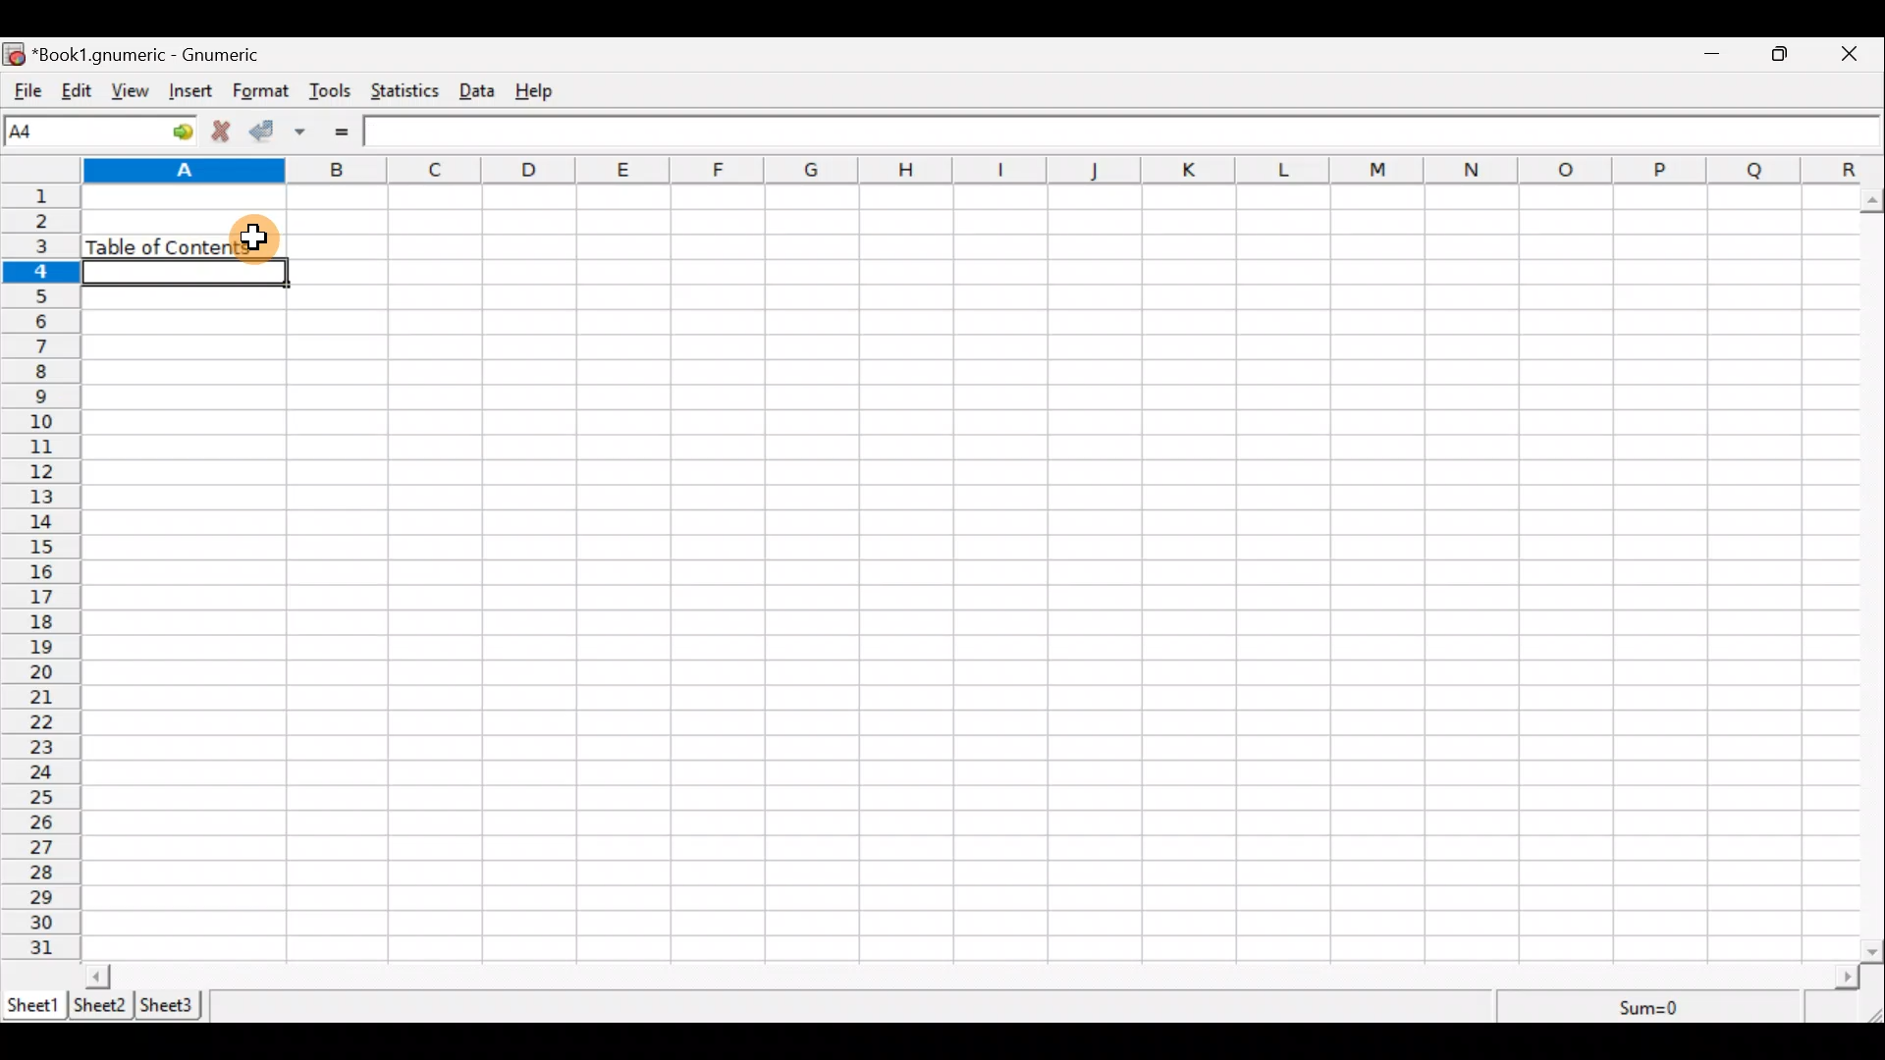 The height and width of the screenshot is (1060, 1885). What do you see at coordinates (1120, 130) in the screenshot?
I see `Formula bar` at bounding box center [1120, 130].